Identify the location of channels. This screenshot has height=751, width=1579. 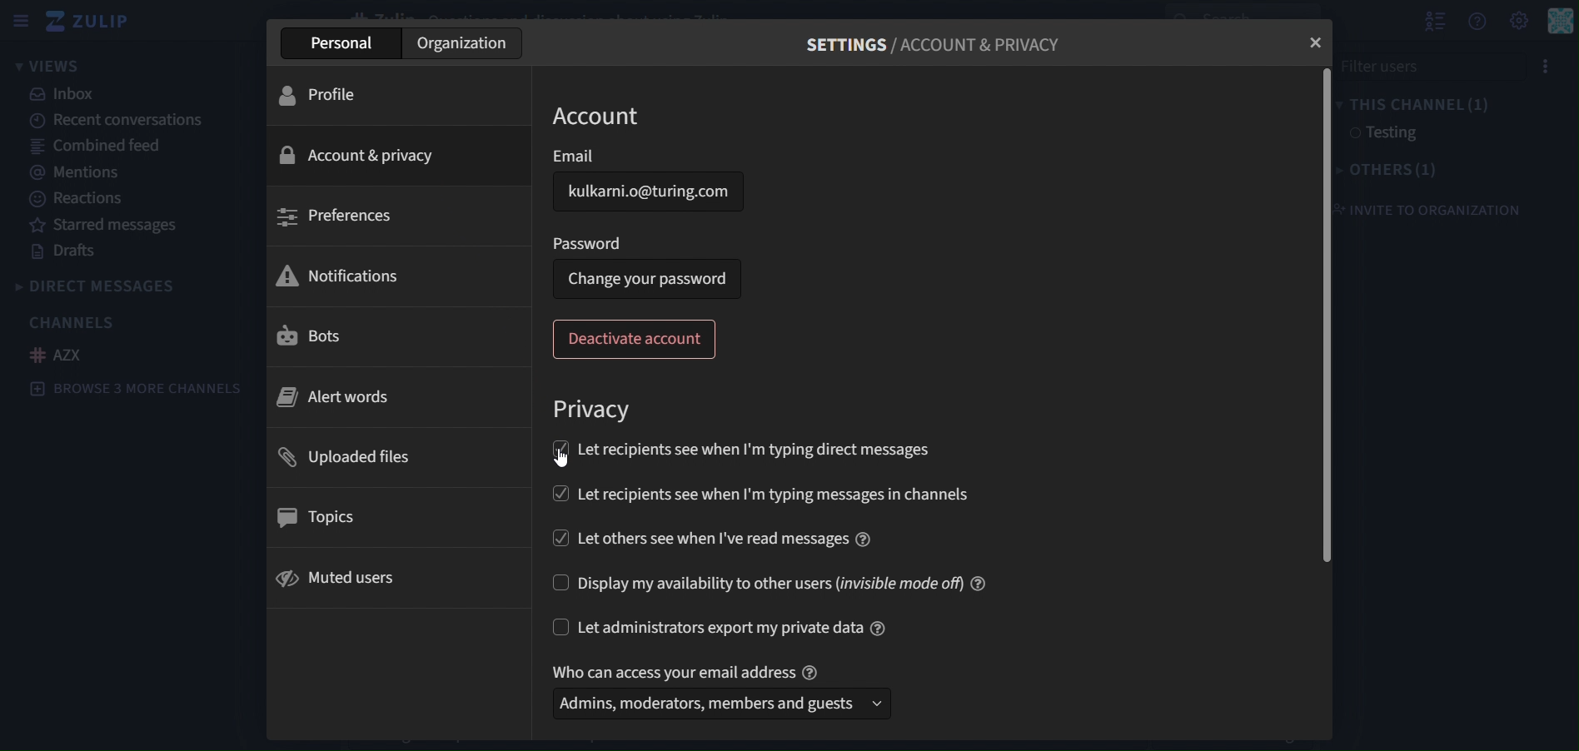
(79, 324).